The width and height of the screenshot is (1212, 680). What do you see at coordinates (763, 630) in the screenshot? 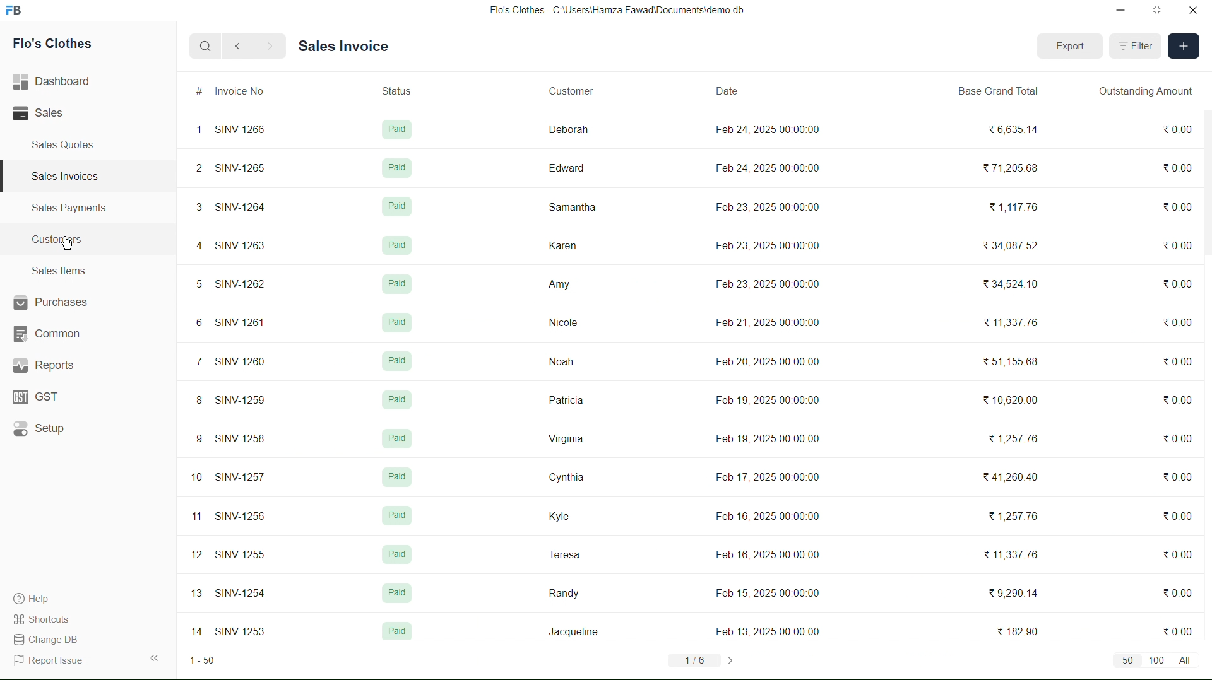
I see `Feb 13, 2025 00:00:00` at bounding box center [763, 630].